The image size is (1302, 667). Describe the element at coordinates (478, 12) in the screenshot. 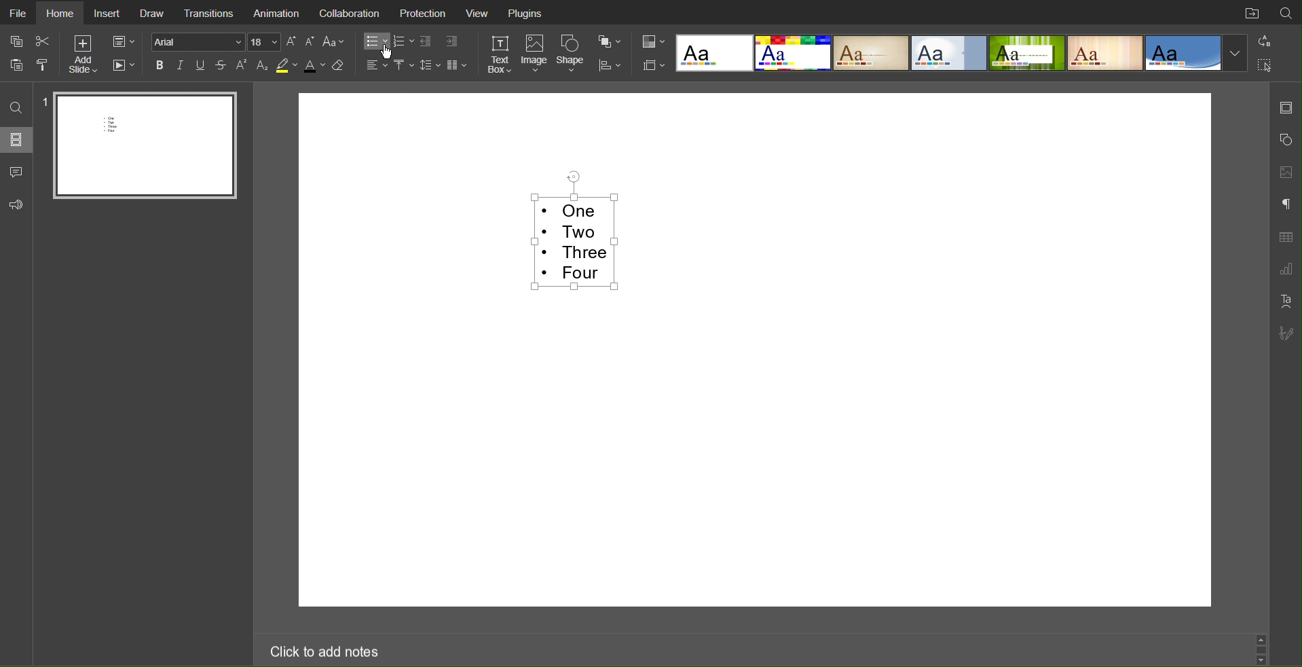

I see `View` at that location.